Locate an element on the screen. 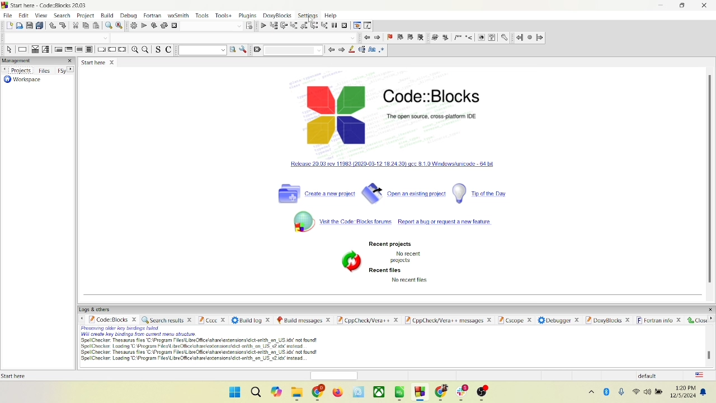  decision is located at coordinates (35, 49).